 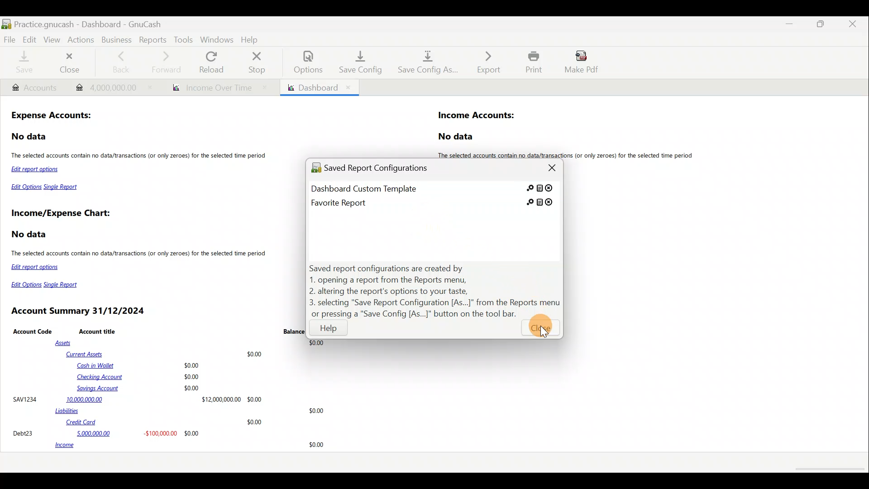 I want to click on Edit Options Single Report, so click(x=48, y=285).